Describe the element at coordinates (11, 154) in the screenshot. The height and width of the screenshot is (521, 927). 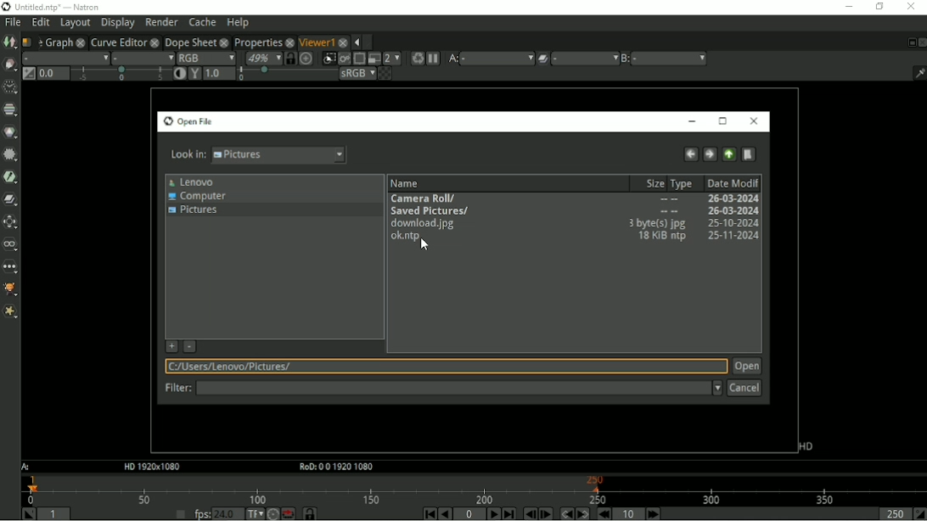
I see `Filter` at that location.